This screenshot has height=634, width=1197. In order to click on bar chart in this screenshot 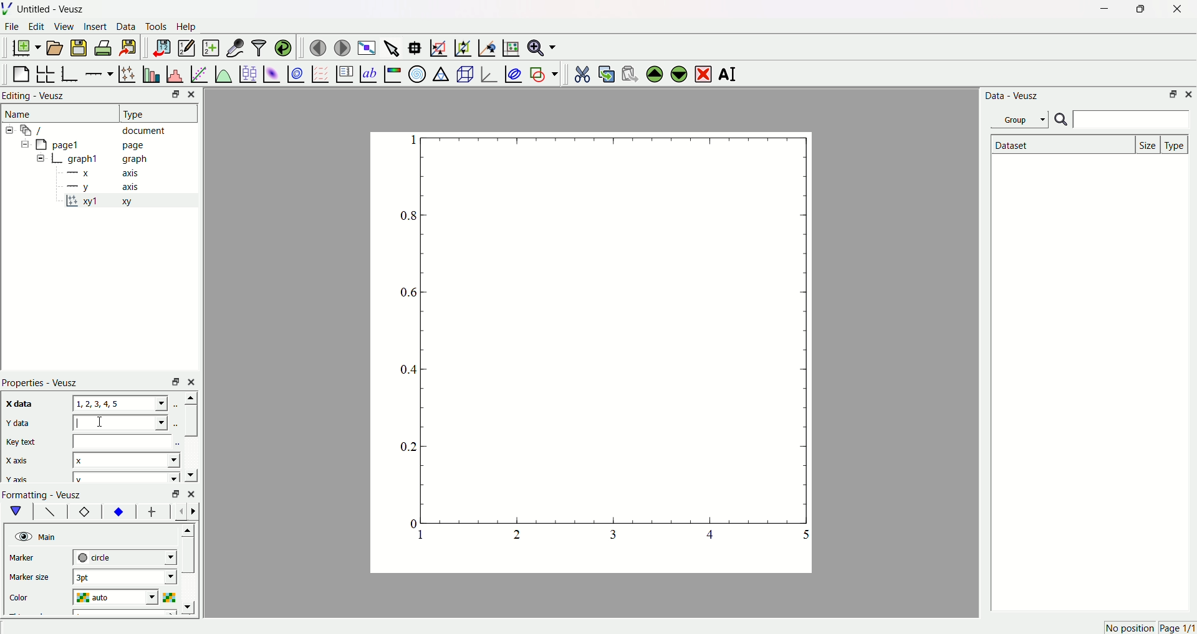, I will do `click(150, 72)`.